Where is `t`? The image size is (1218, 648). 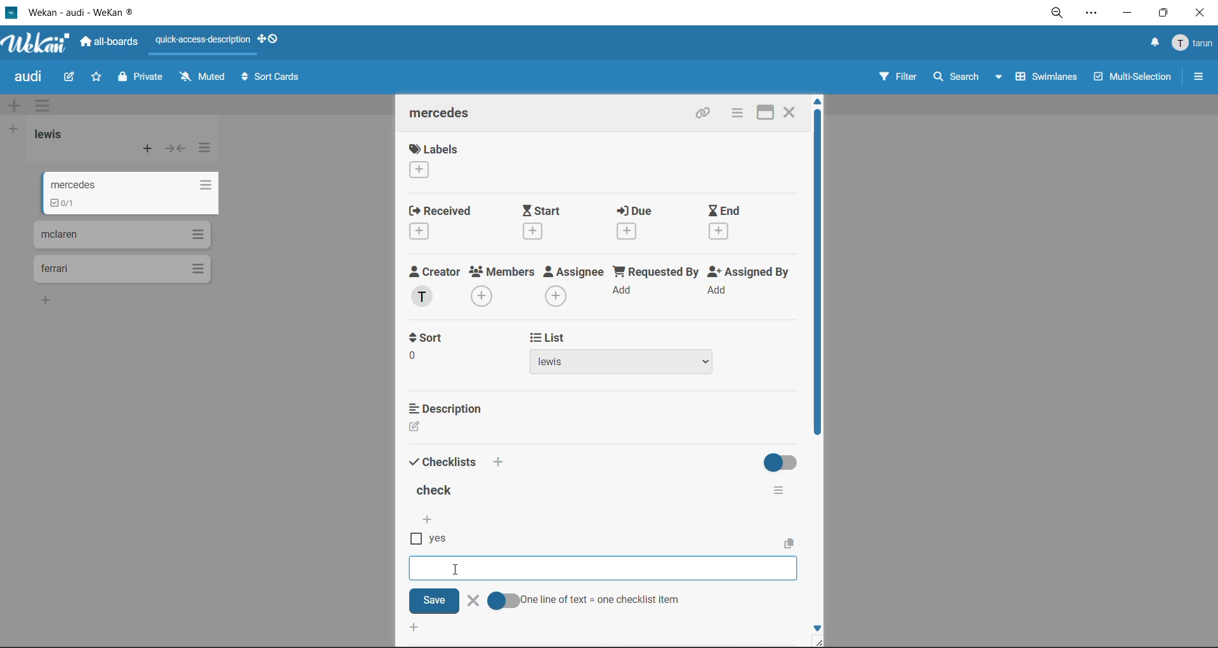 t is located at coordinates (426, 338).